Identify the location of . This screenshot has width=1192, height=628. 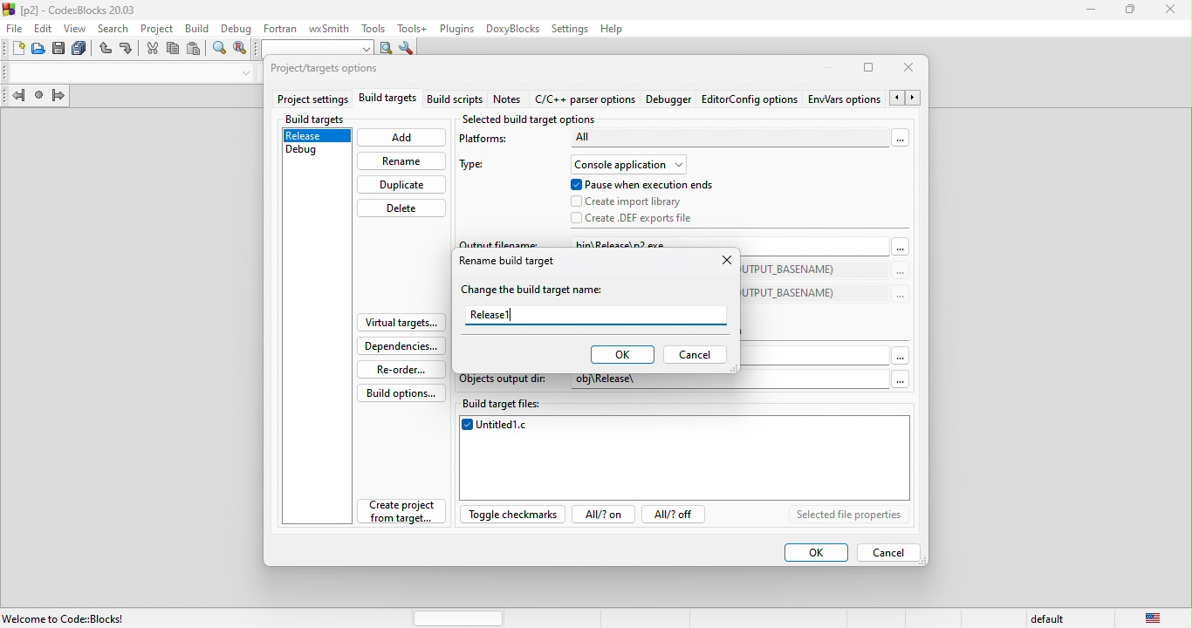
(895, 379).